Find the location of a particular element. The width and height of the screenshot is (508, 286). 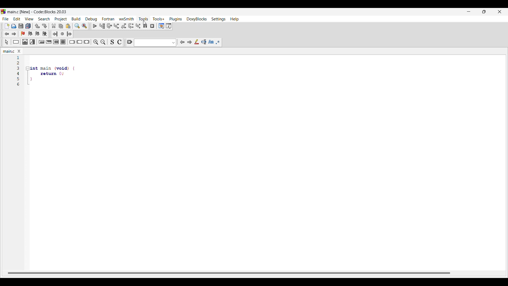

Counting loop is located at coordinates (56, 42).